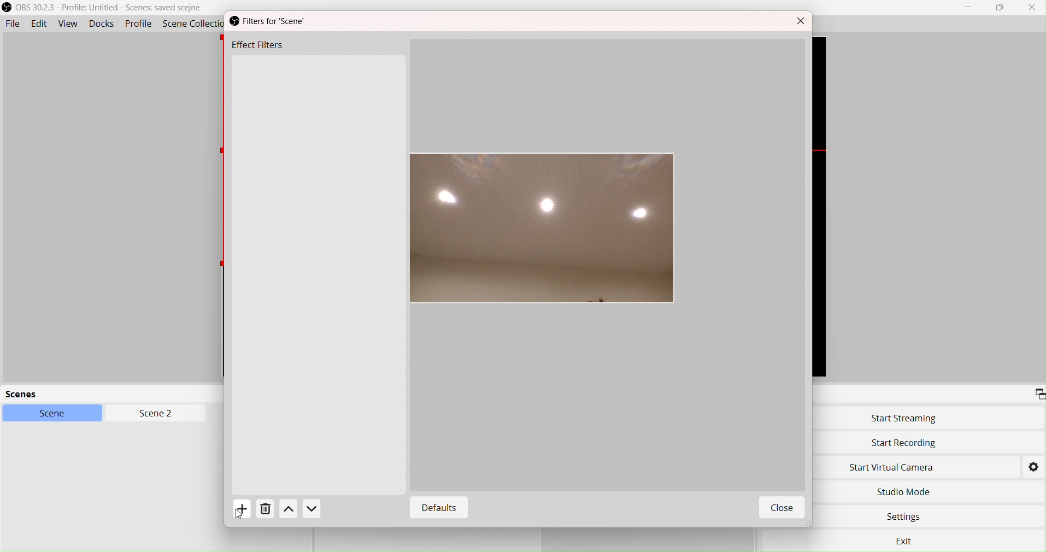  Describe the element at coordinates (1032, 7) in the screenshot. I see `Close` at that location.